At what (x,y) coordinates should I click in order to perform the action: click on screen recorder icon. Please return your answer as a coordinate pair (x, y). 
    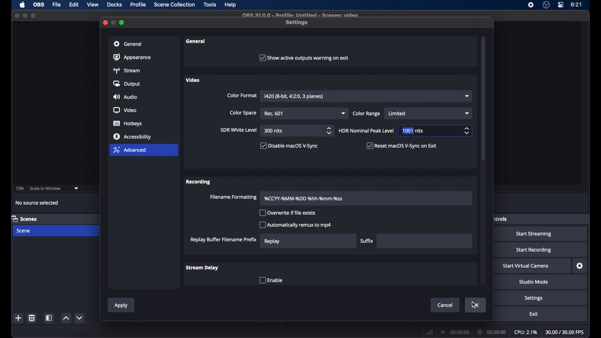
    Looking at the image, I should click on (531, 5).